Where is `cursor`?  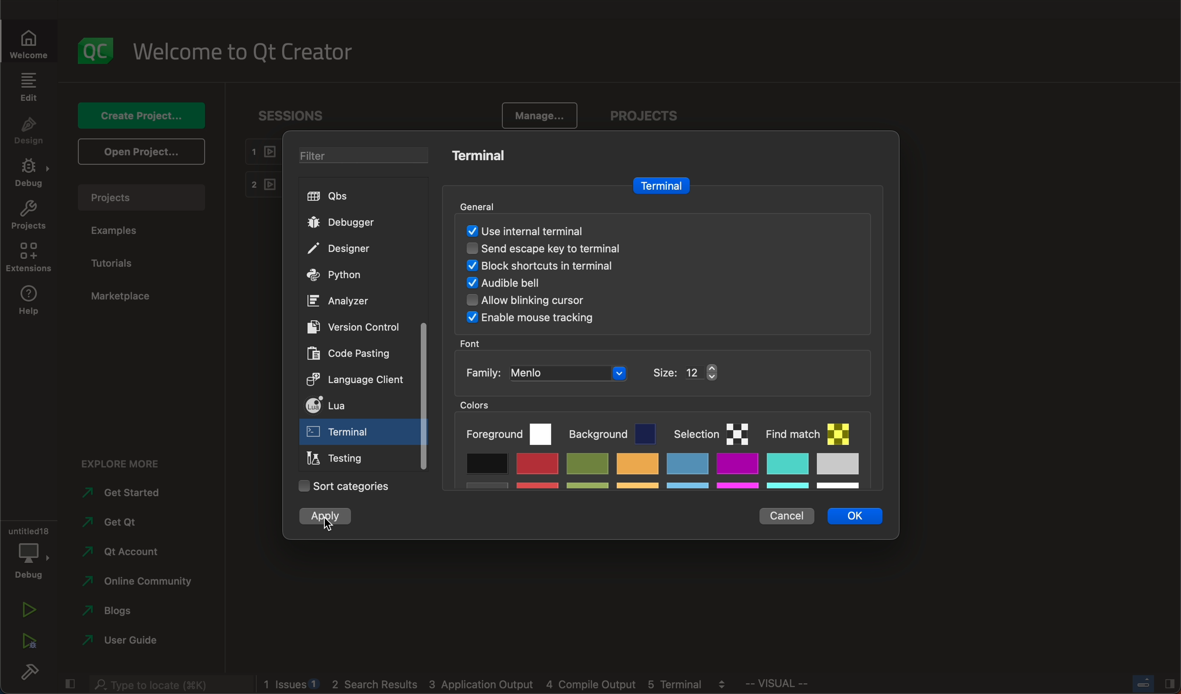
cursor is located at coordinates (329, 526).